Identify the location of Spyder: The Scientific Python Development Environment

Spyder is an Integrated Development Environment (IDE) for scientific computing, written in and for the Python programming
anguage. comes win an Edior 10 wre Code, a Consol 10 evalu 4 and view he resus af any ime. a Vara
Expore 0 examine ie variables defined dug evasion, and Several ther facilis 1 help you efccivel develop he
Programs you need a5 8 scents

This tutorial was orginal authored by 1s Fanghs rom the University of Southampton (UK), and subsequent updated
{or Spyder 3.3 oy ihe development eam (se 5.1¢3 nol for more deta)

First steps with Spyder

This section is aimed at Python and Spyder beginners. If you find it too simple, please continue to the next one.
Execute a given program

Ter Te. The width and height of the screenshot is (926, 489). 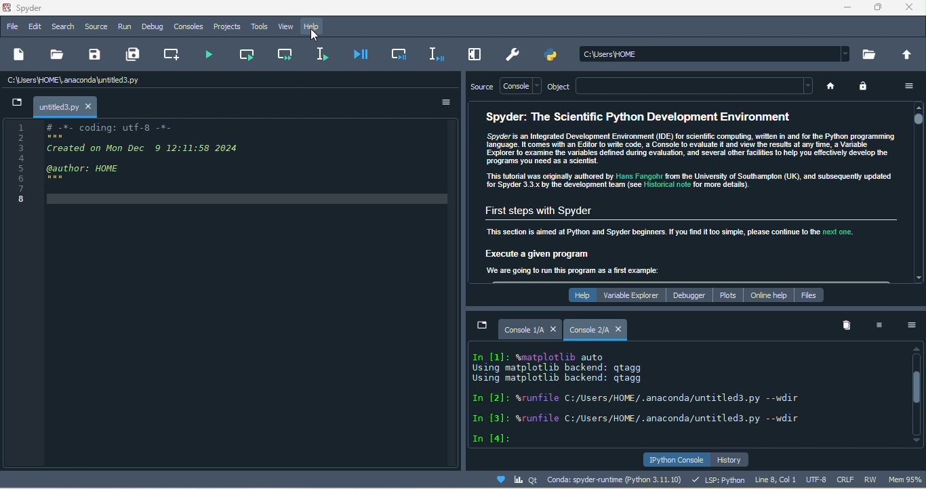
(685, 192).